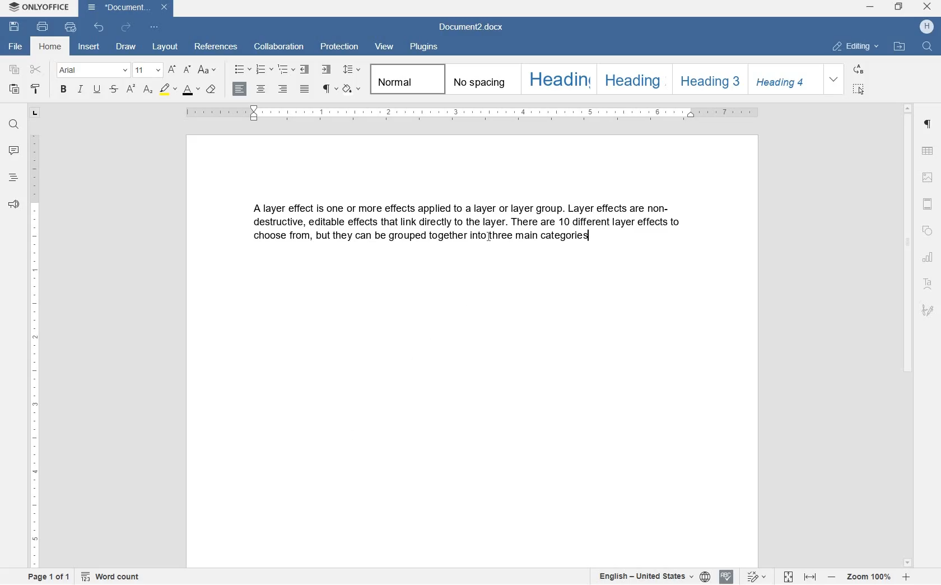  What do you see at coordinates (155, 29) in the screenshot?
I see `customize quick access toolbar` at bounding box center [155, 29].